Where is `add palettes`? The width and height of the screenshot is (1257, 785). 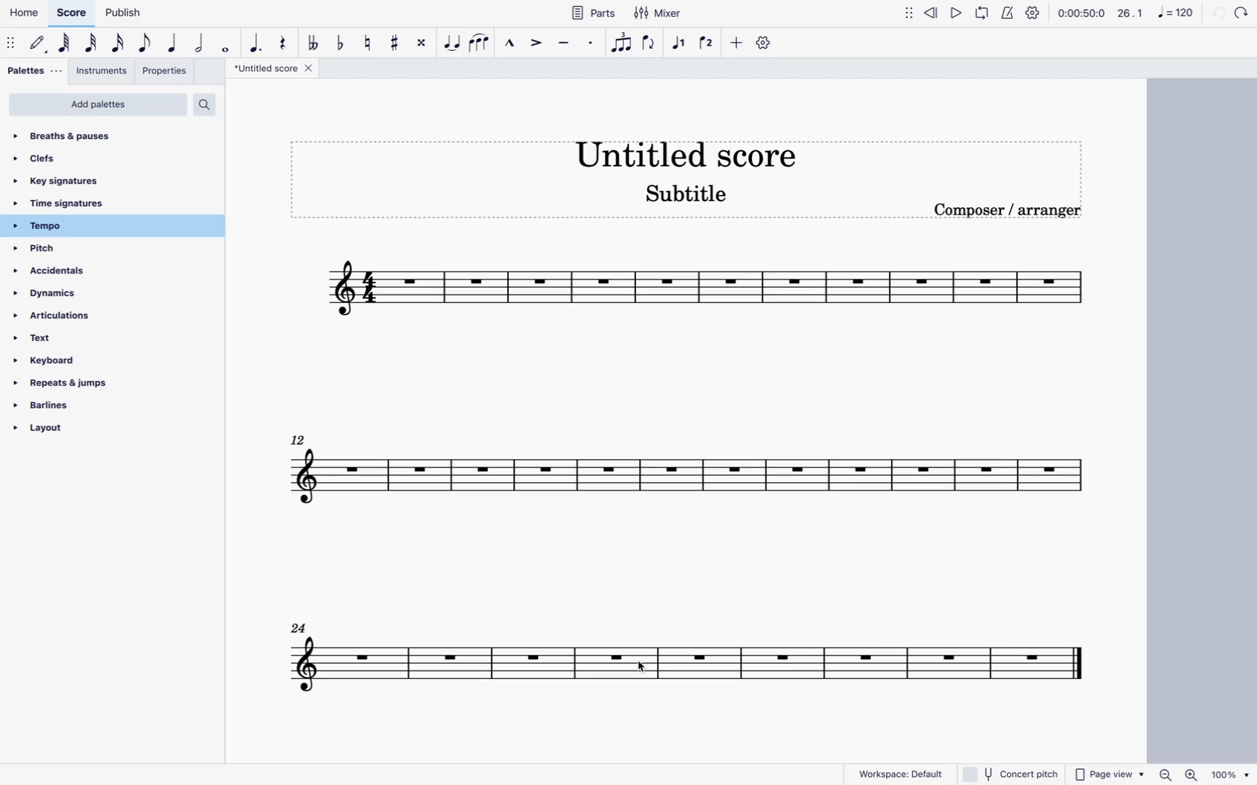
add palettes is located at coordinates (99, 105).